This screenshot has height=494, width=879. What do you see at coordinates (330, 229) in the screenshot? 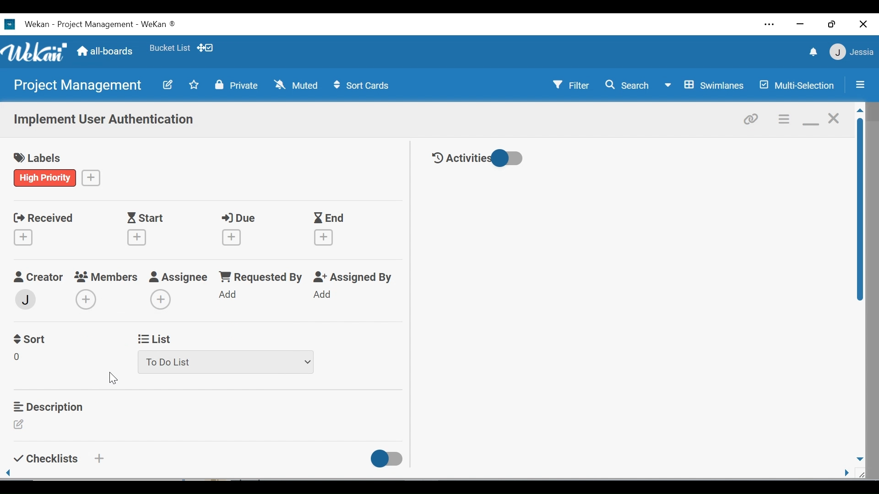
I see `X End` at bounding box center [330, 229].